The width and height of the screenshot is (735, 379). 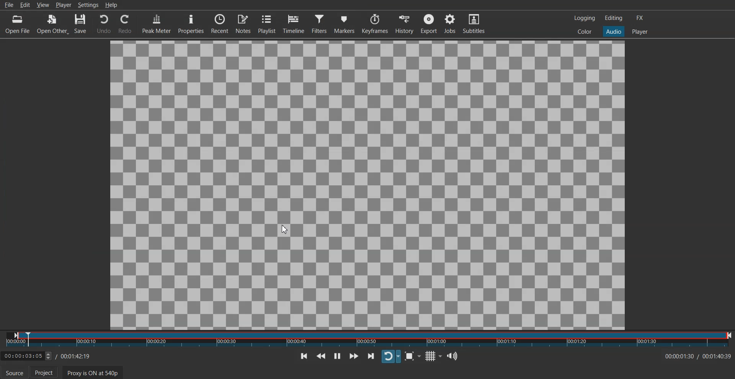 What do you see at coordinates (319, 24) in the screenshot?
I see `Filter` at bounding box center [319, 24].